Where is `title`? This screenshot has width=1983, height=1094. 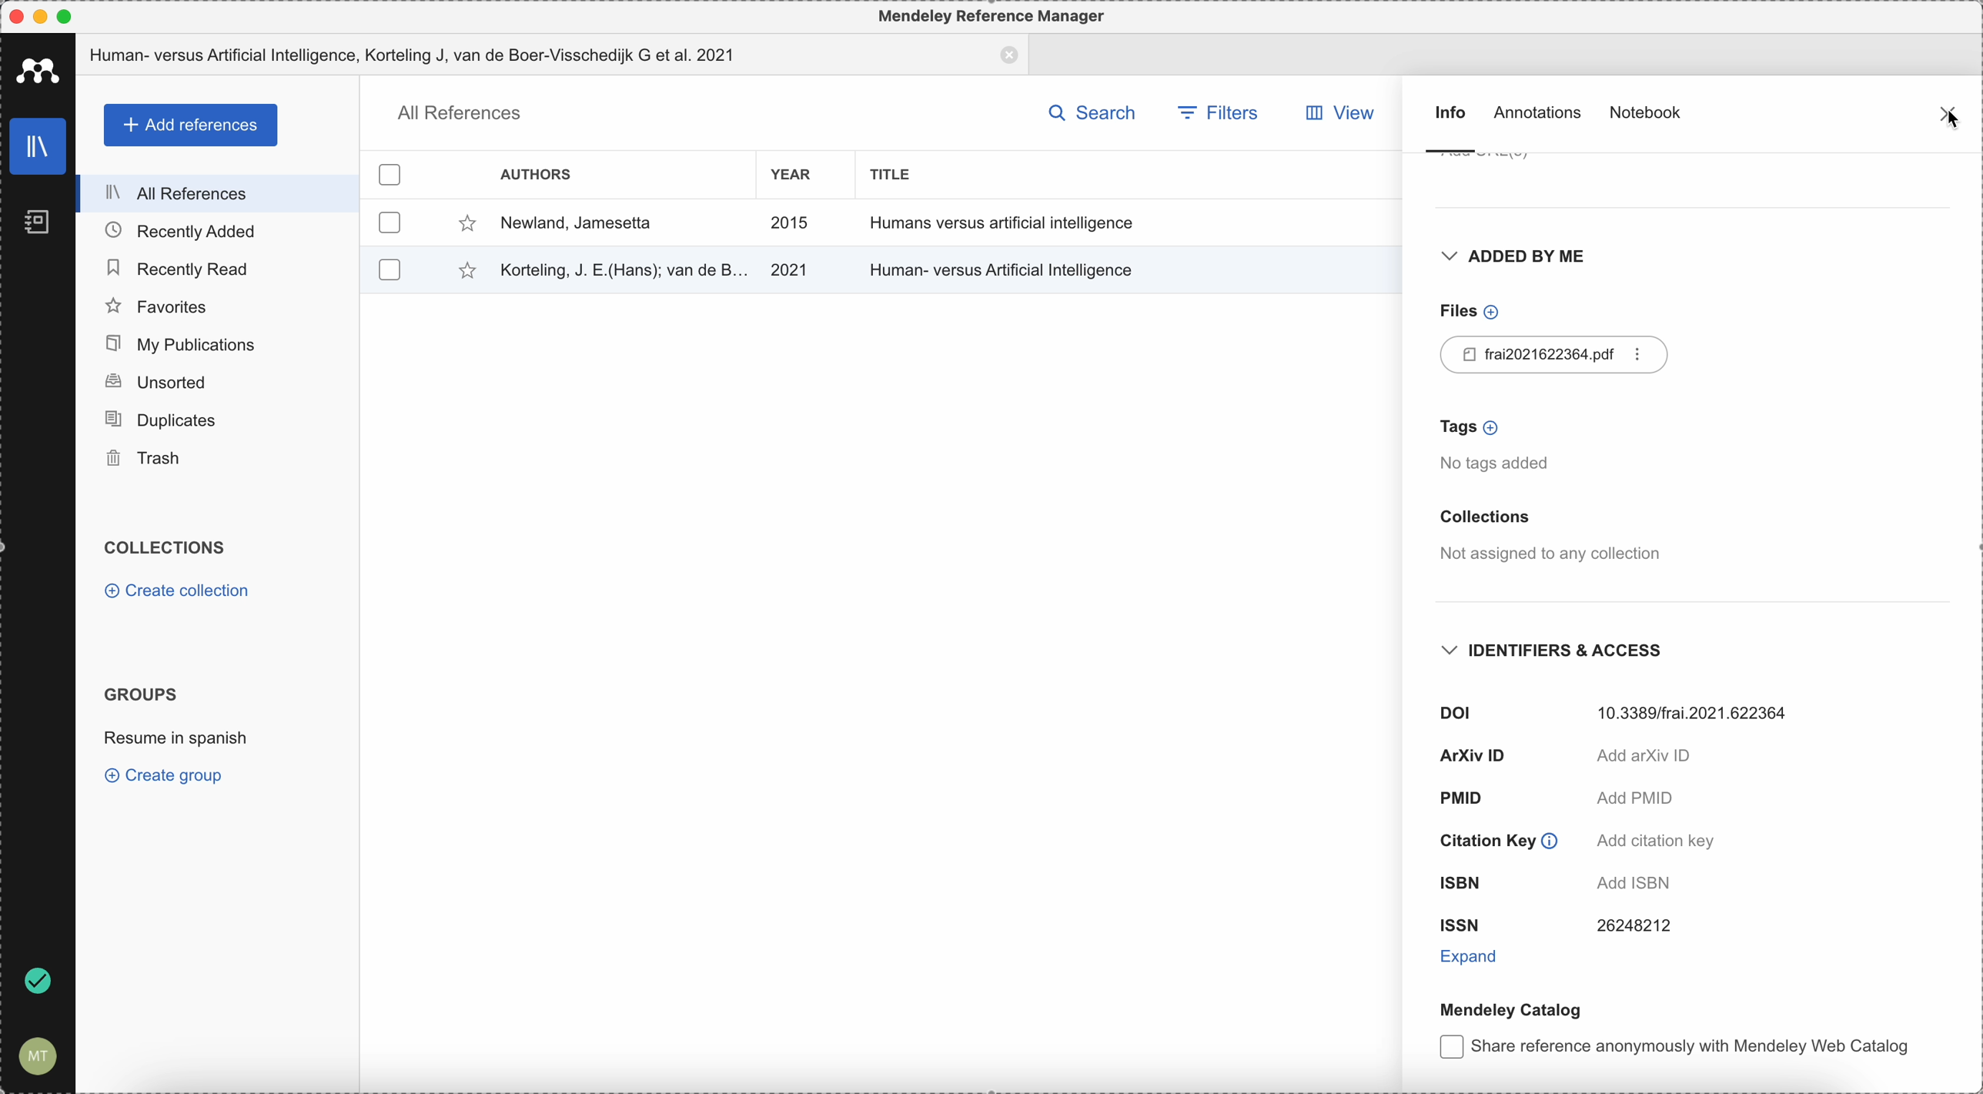 title is located at coordinates (898, 174).